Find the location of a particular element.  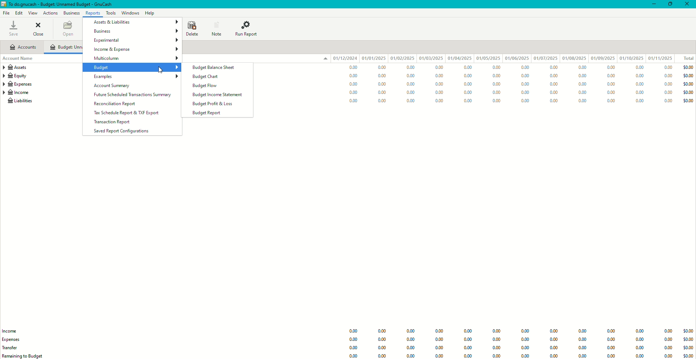

0.00 is located at coordinates (466, 67).